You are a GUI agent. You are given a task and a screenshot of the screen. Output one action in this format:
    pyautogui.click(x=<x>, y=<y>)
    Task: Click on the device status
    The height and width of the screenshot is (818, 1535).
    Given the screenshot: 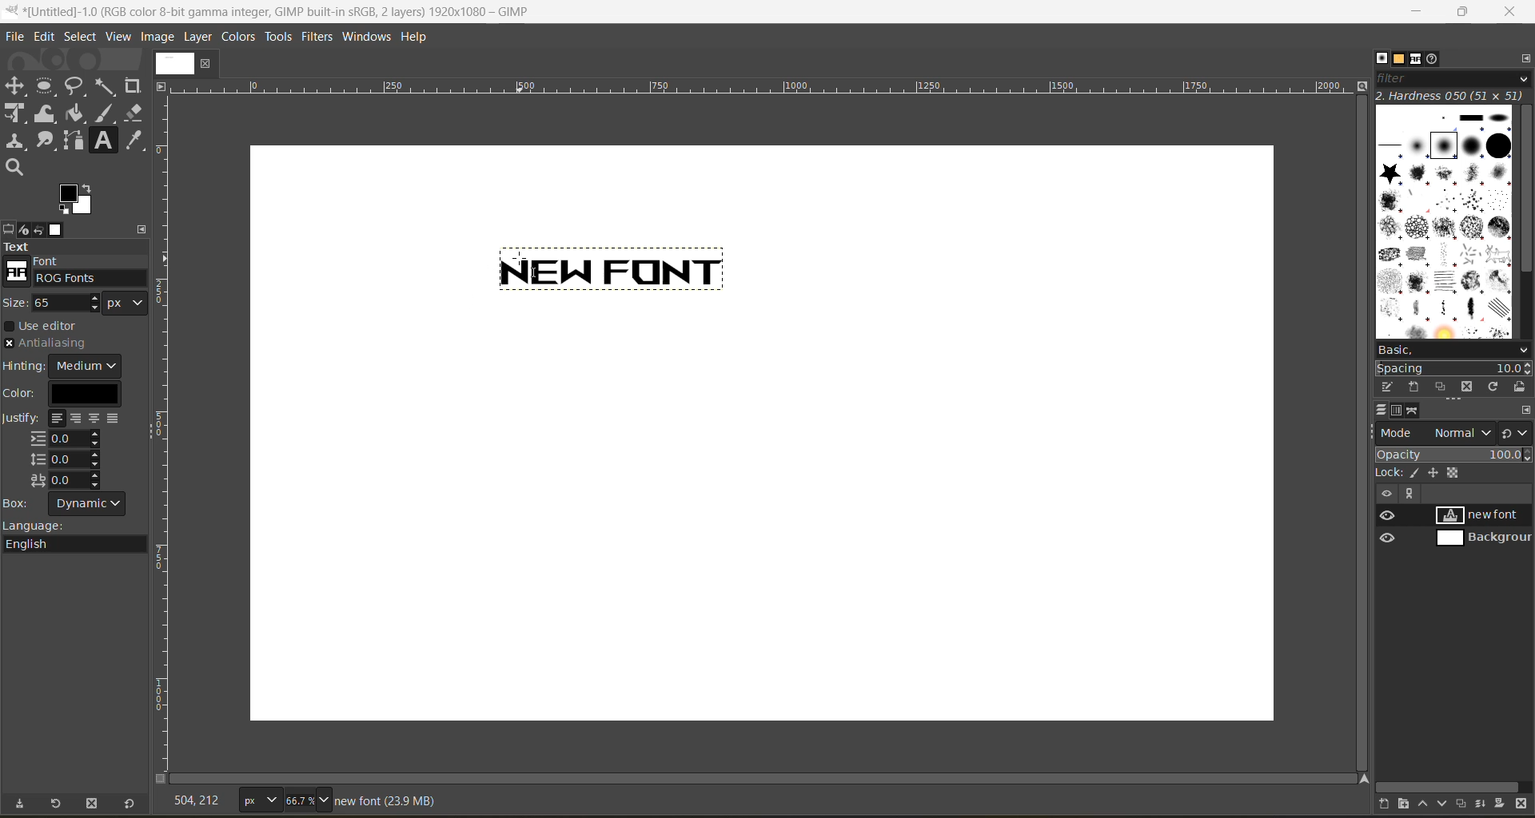 What is the action you would take?
    pyautogui.click(x=25, y=230)
    